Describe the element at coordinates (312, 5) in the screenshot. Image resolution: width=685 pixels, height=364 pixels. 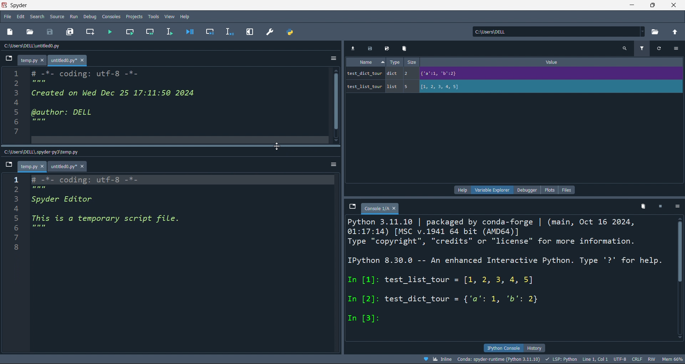
I see `title bar` at that location.